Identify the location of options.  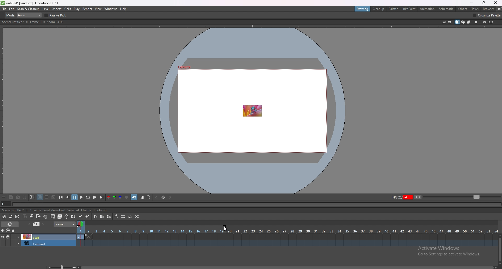
(4, 197).